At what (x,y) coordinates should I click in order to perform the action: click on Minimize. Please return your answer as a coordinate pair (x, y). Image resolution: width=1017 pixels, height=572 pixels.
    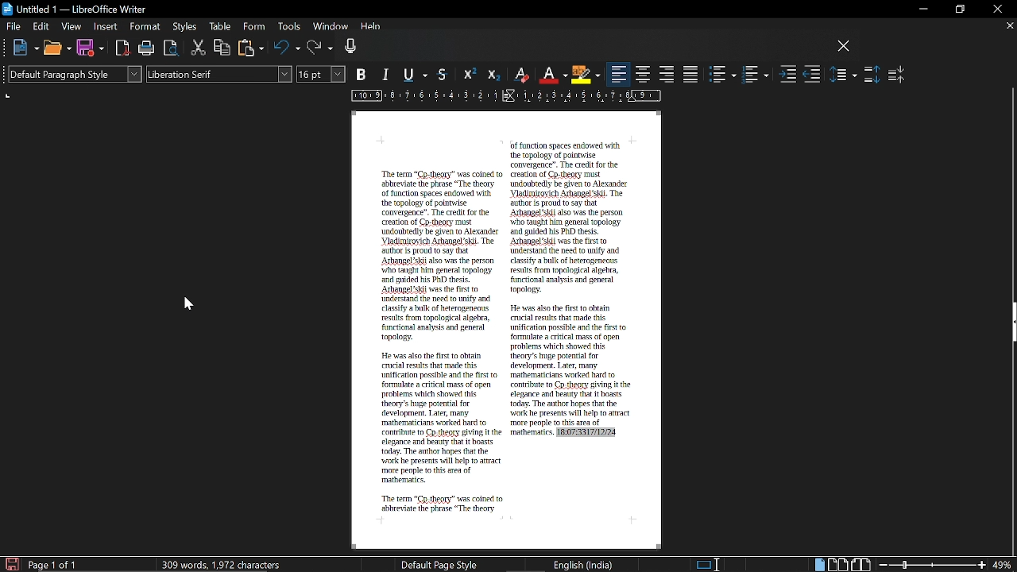
    Looking at the image, I should click on (920, 10).